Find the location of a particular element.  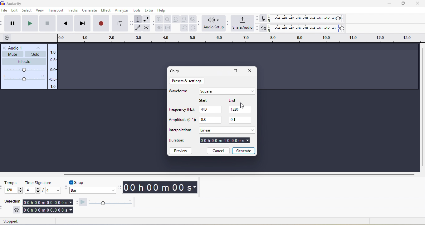

audacity edit toolbar is located at coordinates (153, 23).